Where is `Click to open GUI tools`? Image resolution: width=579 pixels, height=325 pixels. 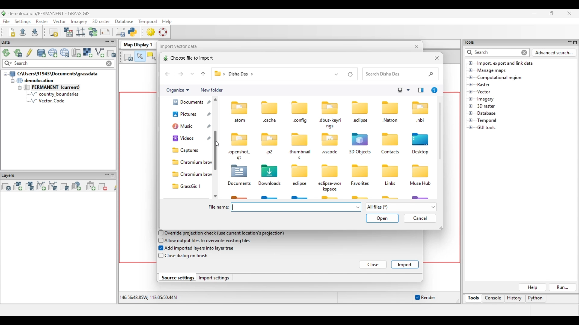 Click to open GUI tools is located at coordinates (471, 128).